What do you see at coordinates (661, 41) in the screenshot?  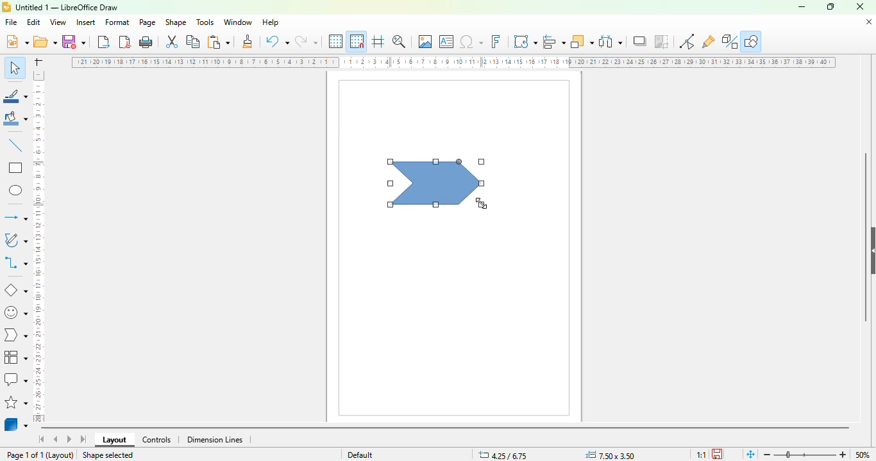 I see `crop image` at bounding box center [661, 41].